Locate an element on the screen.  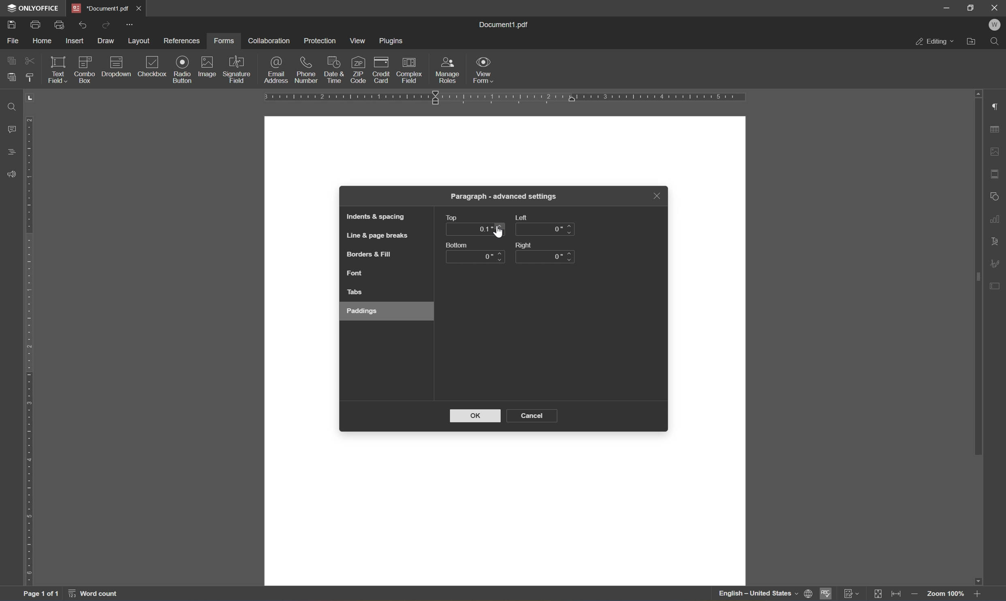
Open file location is located at coordinates (973, 42).